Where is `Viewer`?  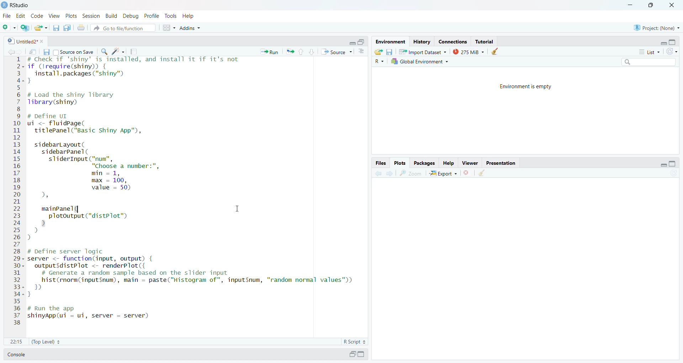 Viewer is located at coordinates (470, 163).